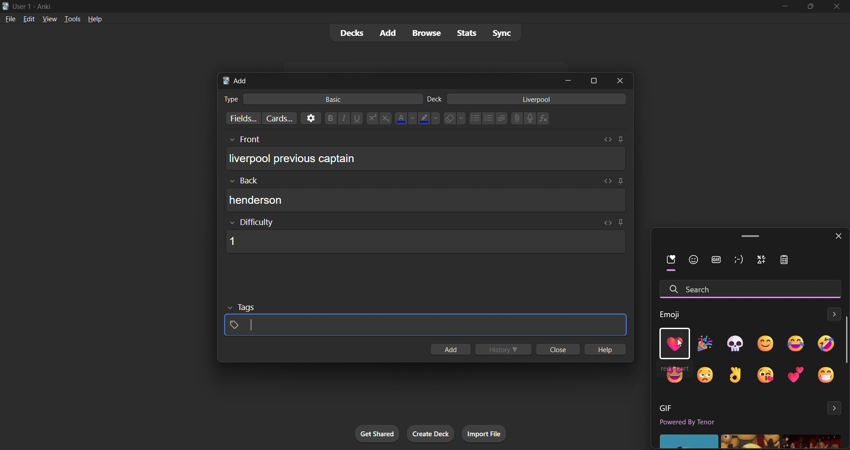  Describe the element at coordinates (487, 433) in the screenshot. I see `import file` at that location.